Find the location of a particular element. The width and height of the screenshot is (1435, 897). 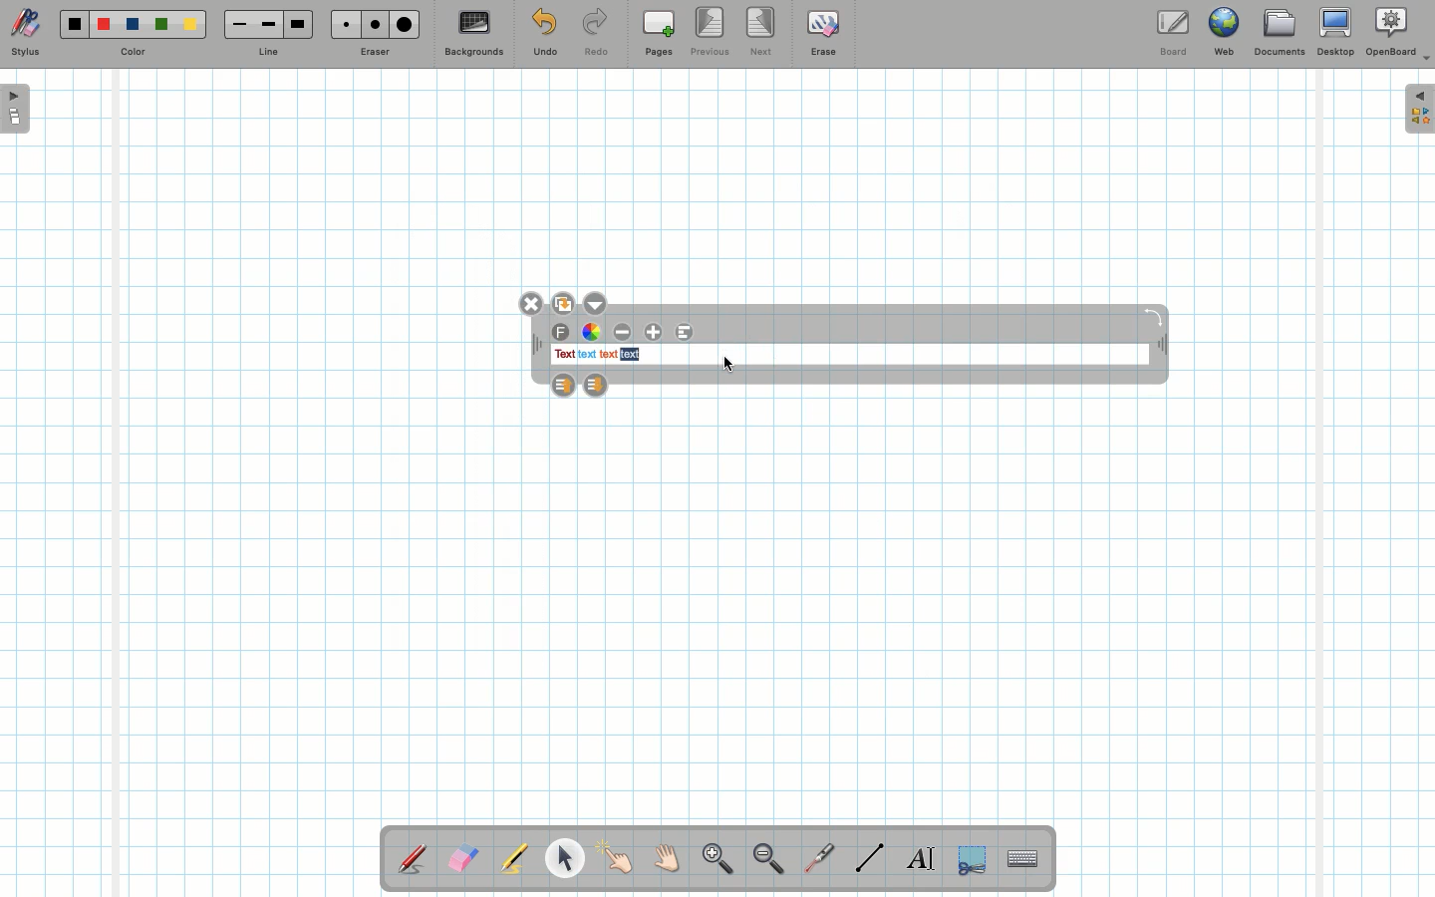

Green is located at coordinates (161, 26).